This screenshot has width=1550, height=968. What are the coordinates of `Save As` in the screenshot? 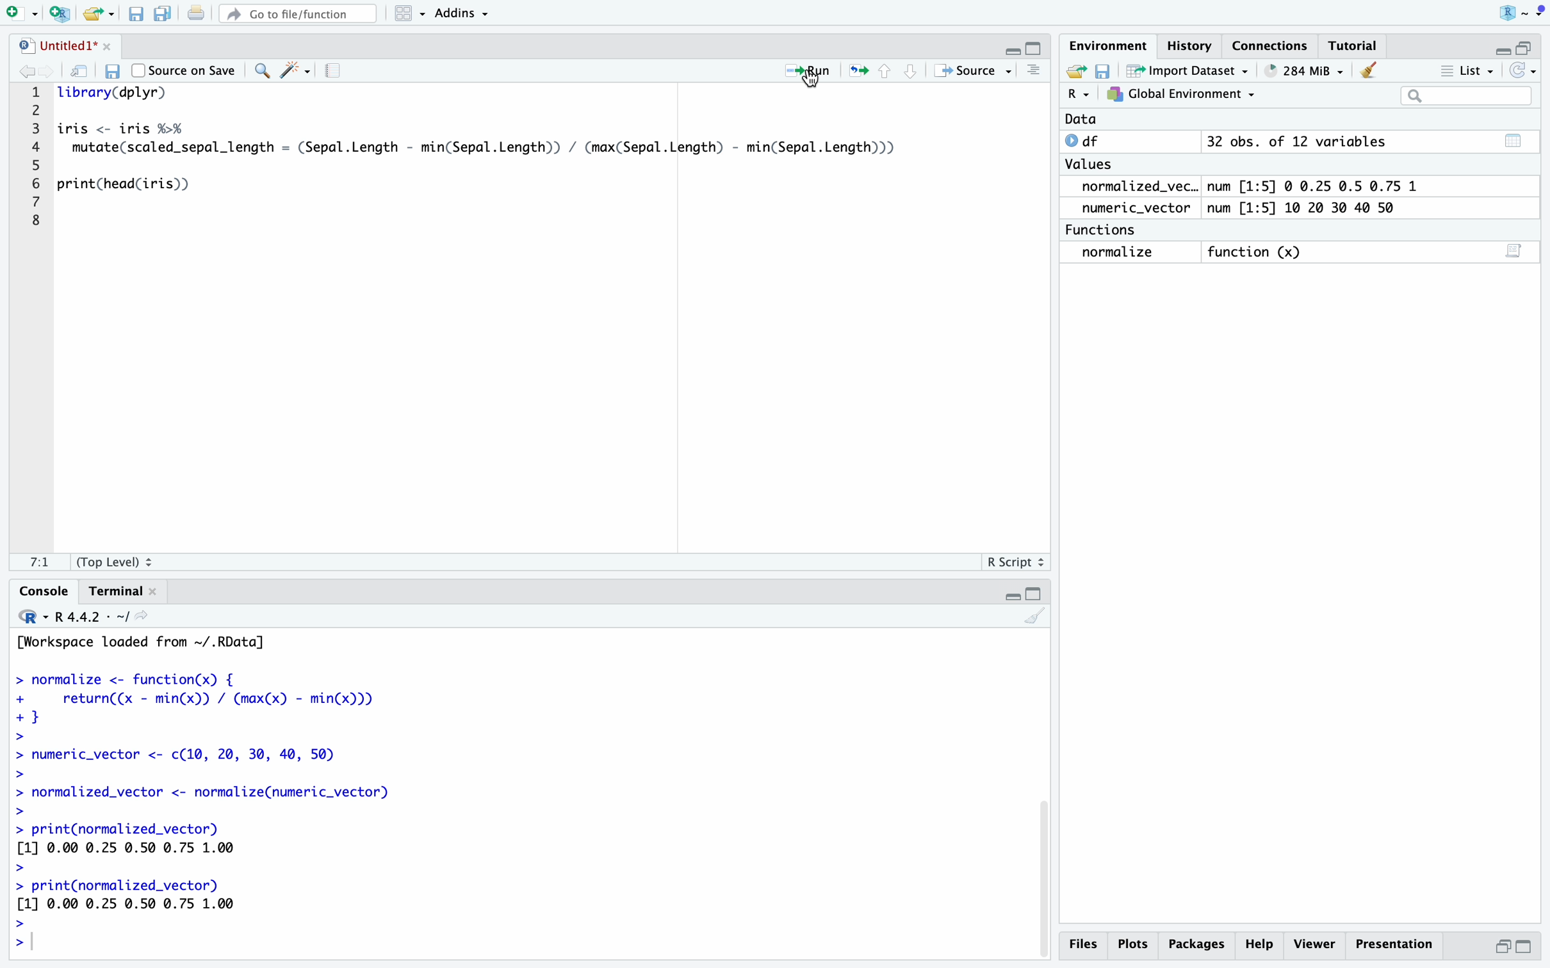 It's located at (163, 15).